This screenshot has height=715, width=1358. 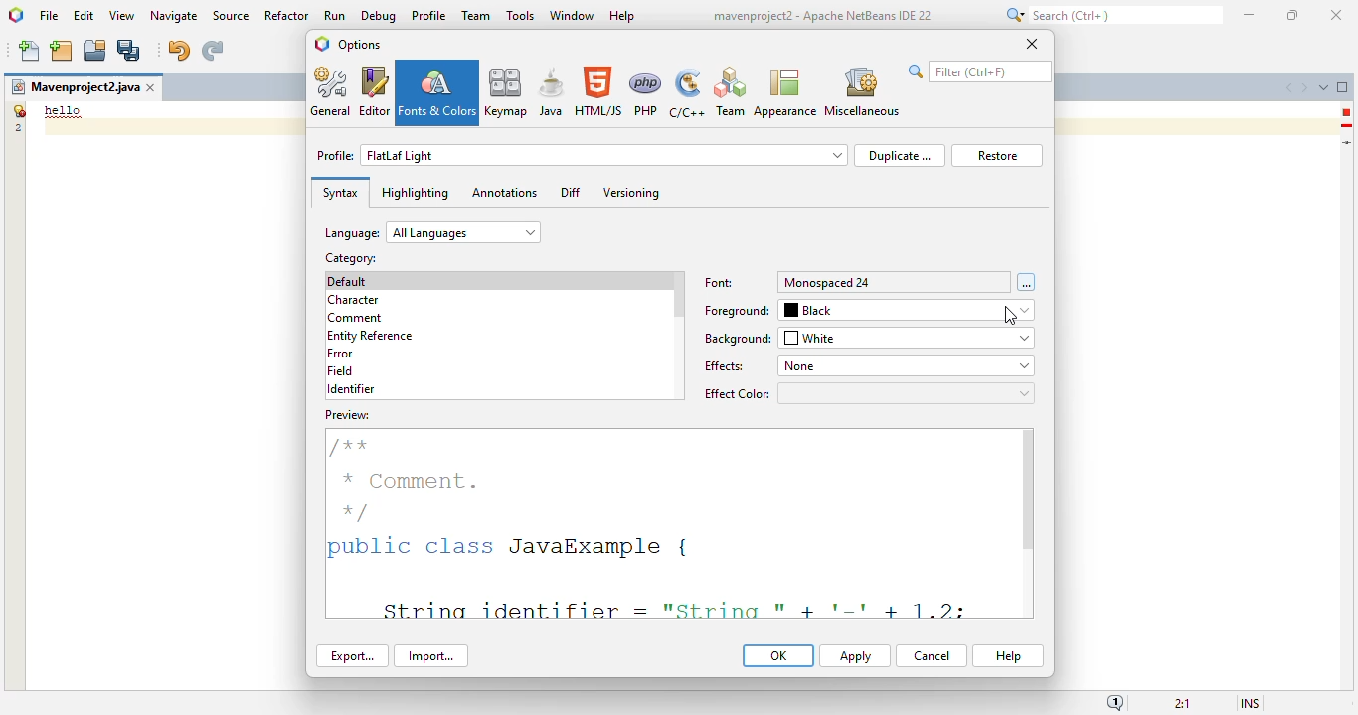 I want to click on none, so click(x=905, y=365).